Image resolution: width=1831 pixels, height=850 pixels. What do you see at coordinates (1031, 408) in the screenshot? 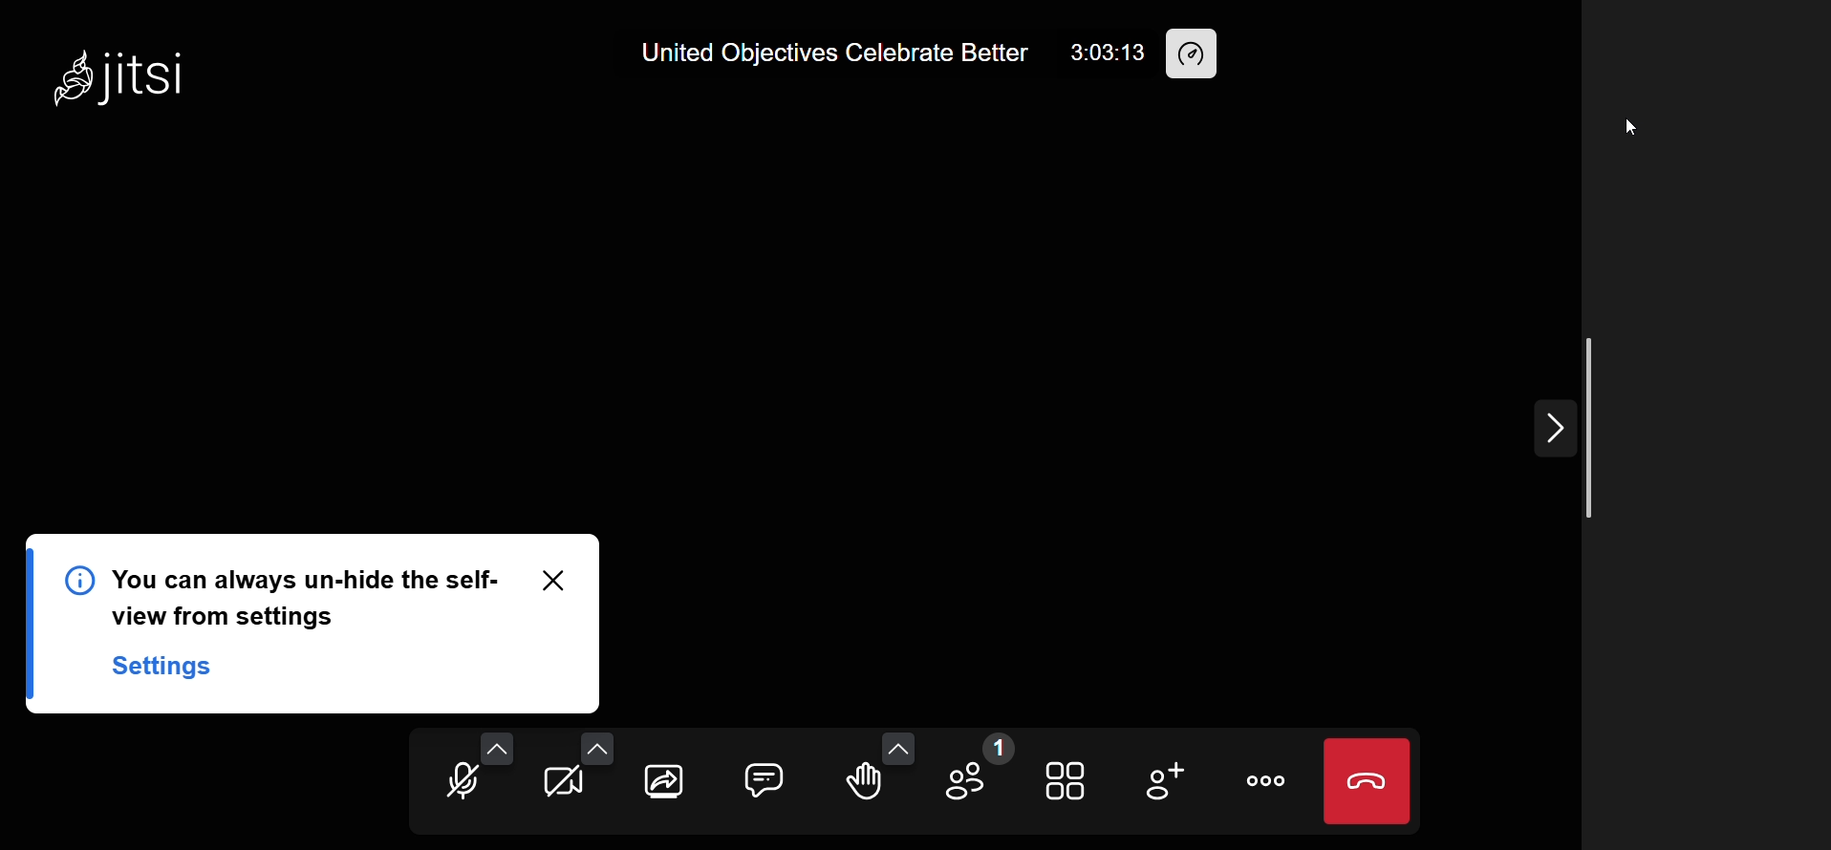
I see `display hidden` at bounding box center [1031, 408].